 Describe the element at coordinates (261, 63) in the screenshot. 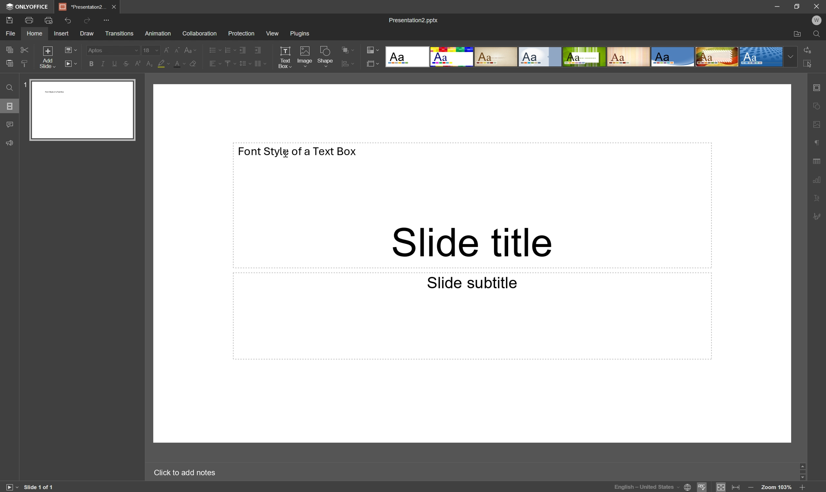

I see `Insert columns` at that location.